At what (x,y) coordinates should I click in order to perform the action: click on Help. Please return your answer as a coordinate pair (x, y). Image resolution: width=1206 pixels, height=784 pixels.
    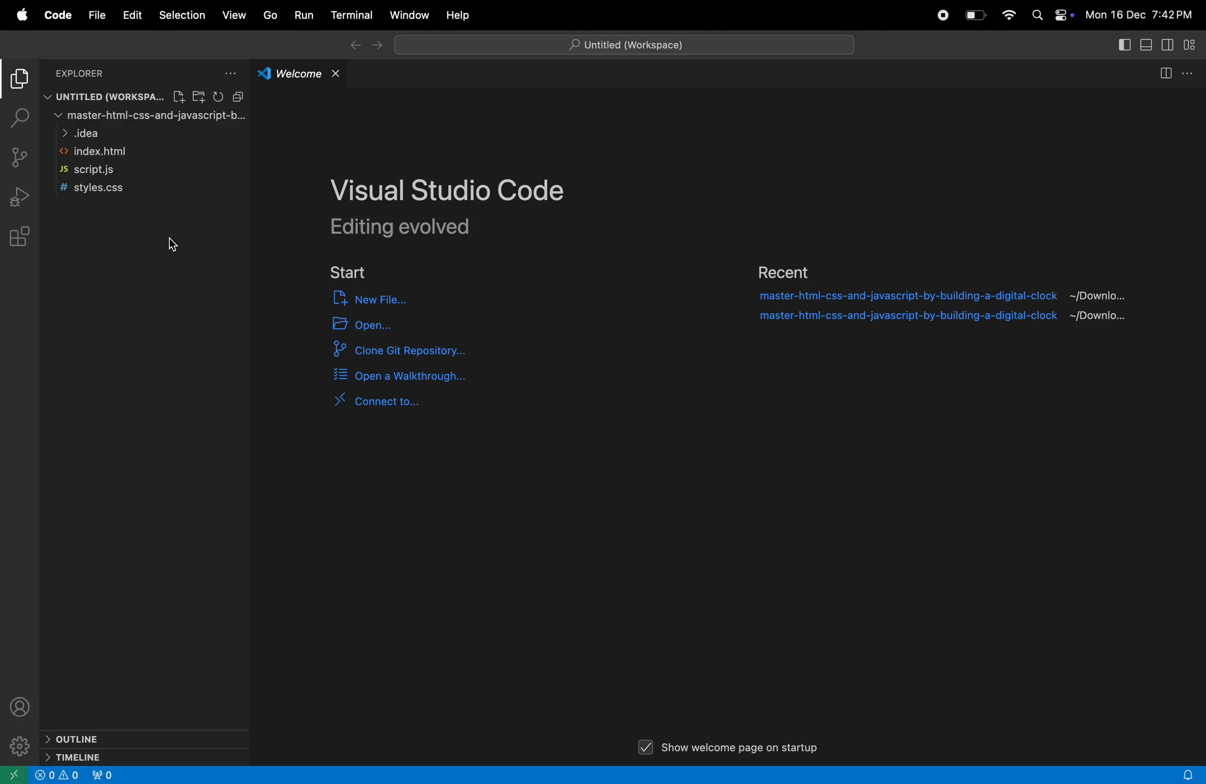
    Looking at the image, I should click on (459, 15).